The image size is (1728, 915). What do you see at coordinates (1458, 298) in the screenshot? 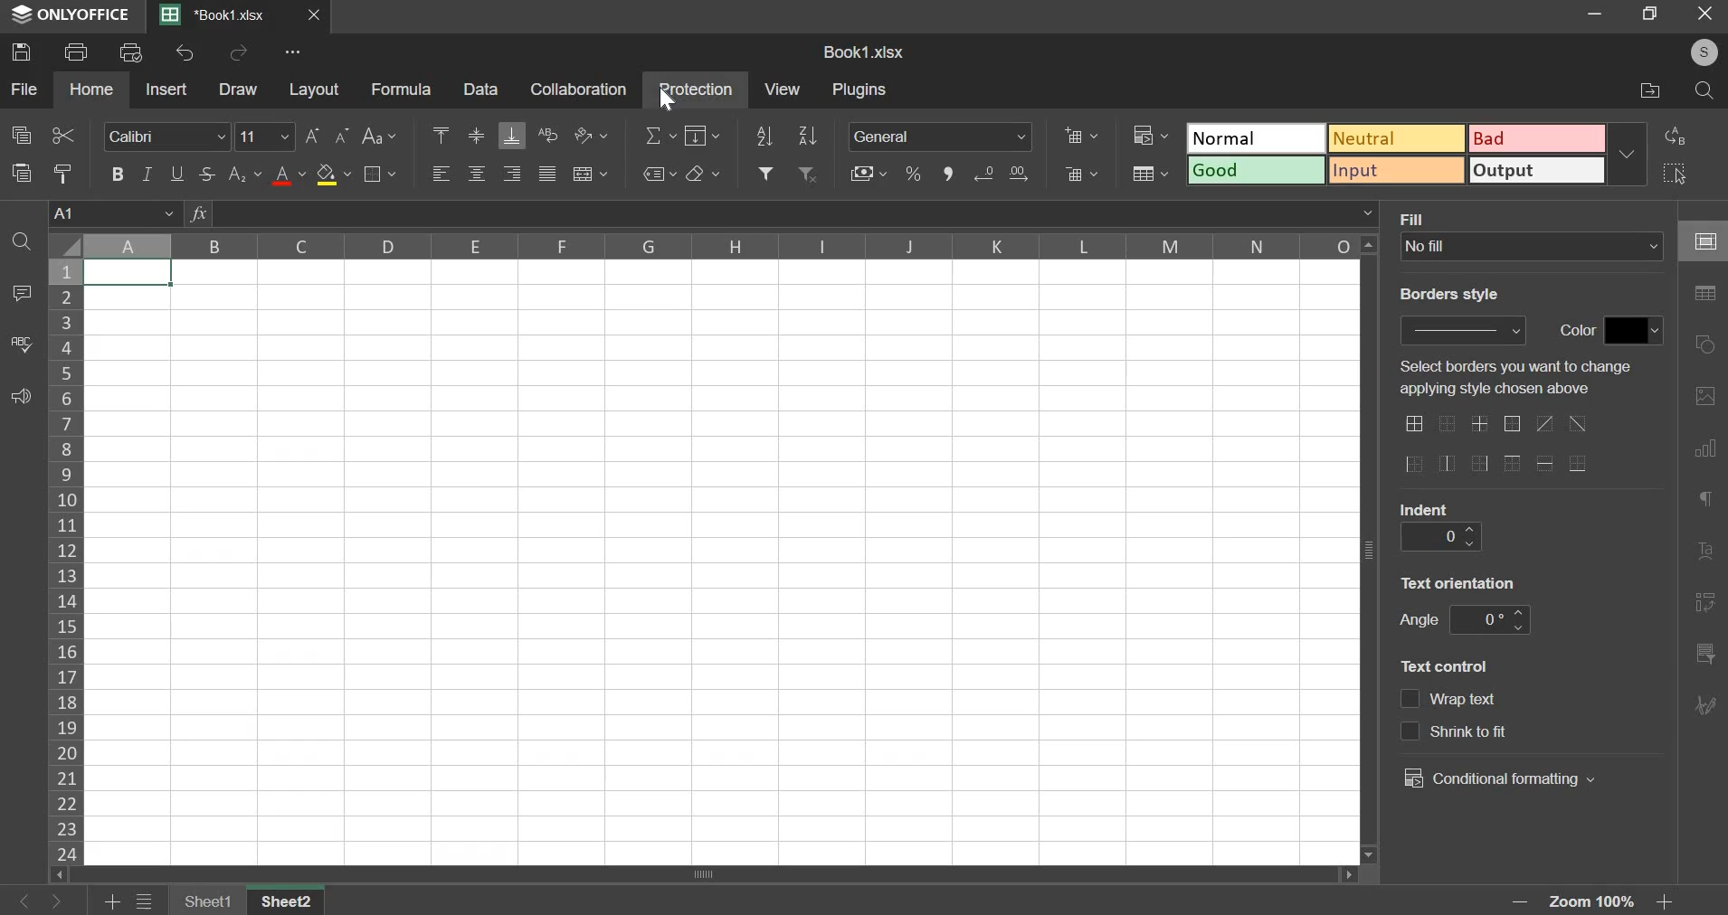
I see `Border style` at bounding box center [1458, 298].